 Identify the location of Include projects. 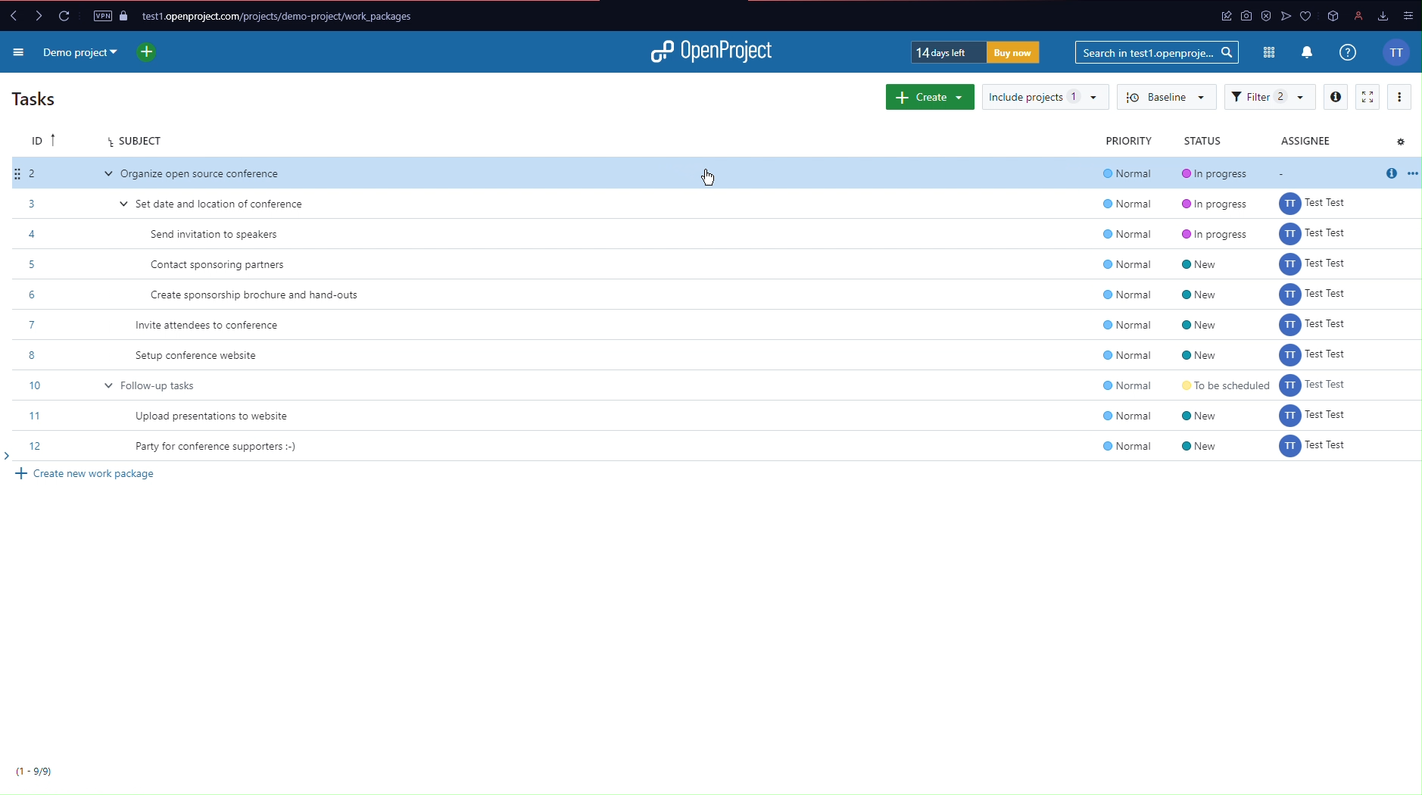
(1045, 97).